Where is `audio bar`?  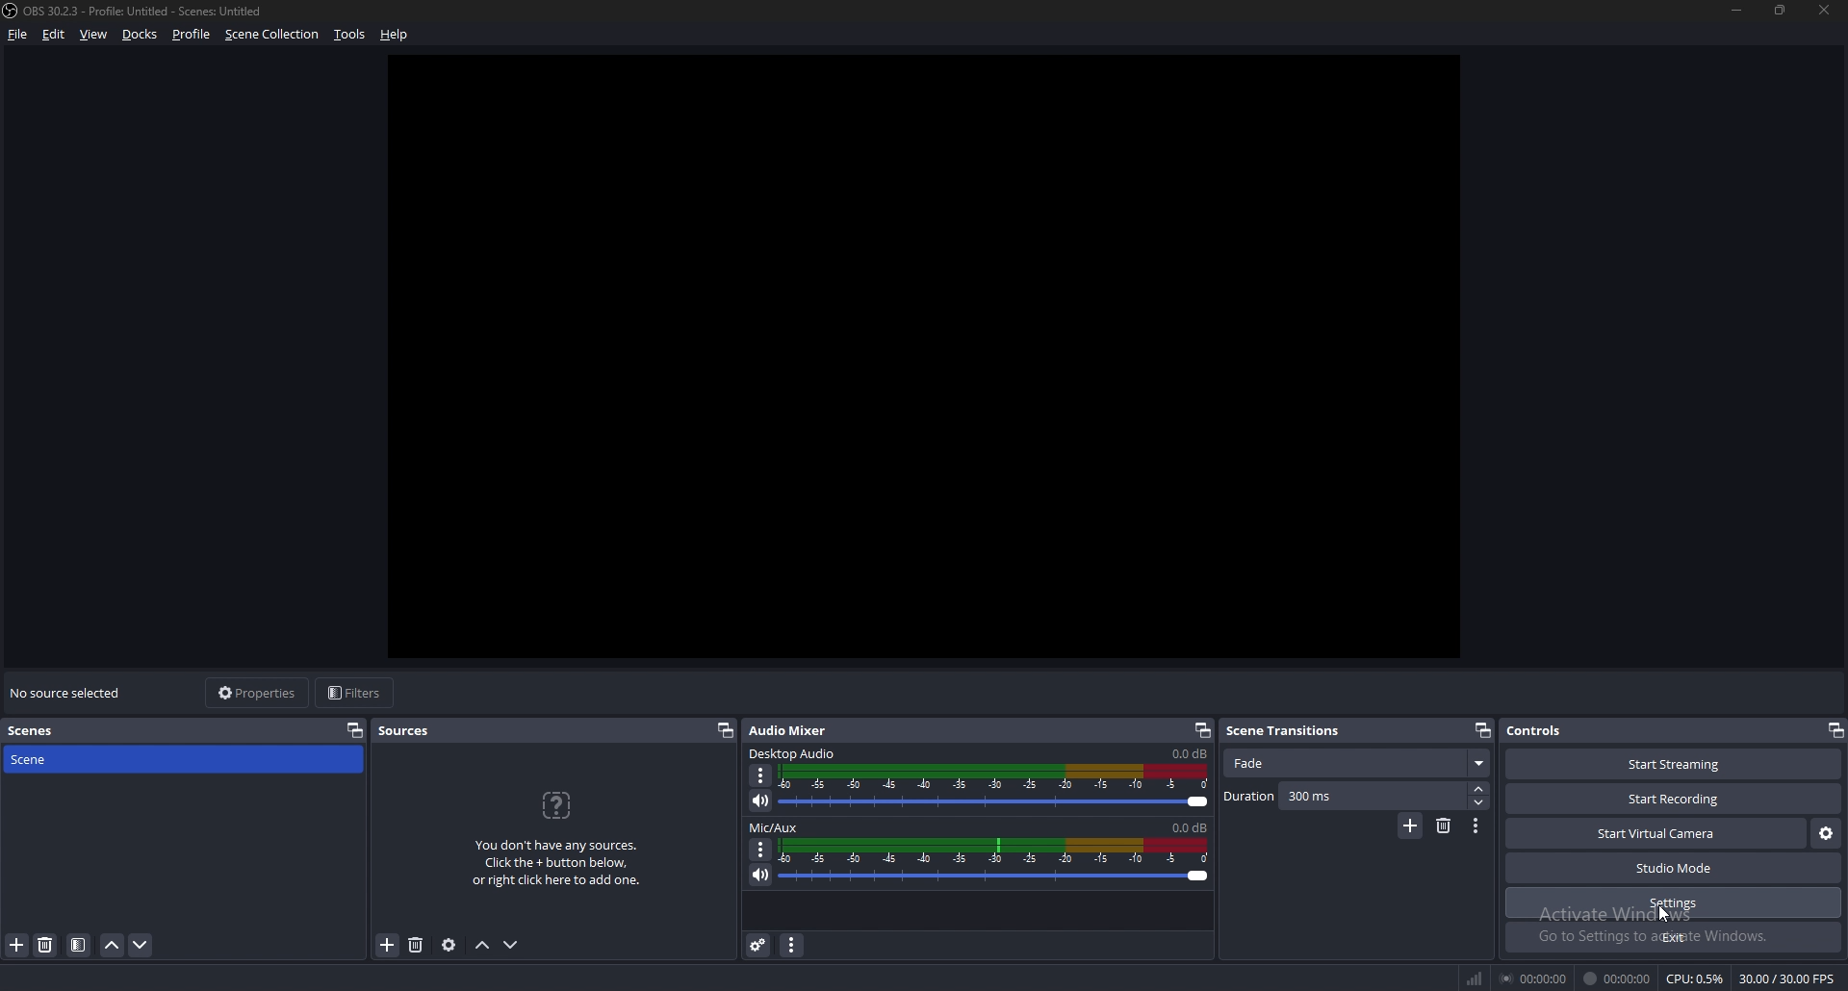 audio bar is located at coordinates (997, 861).